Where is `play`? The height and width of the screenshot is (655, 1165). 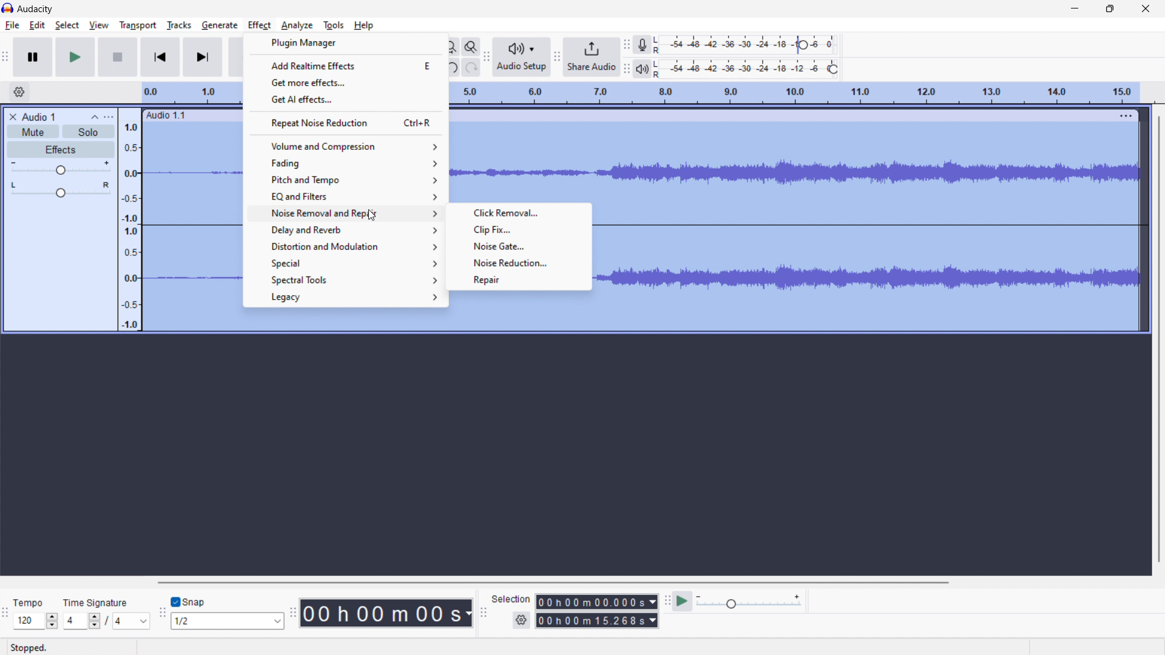
play is located at coordinates (76, 57).